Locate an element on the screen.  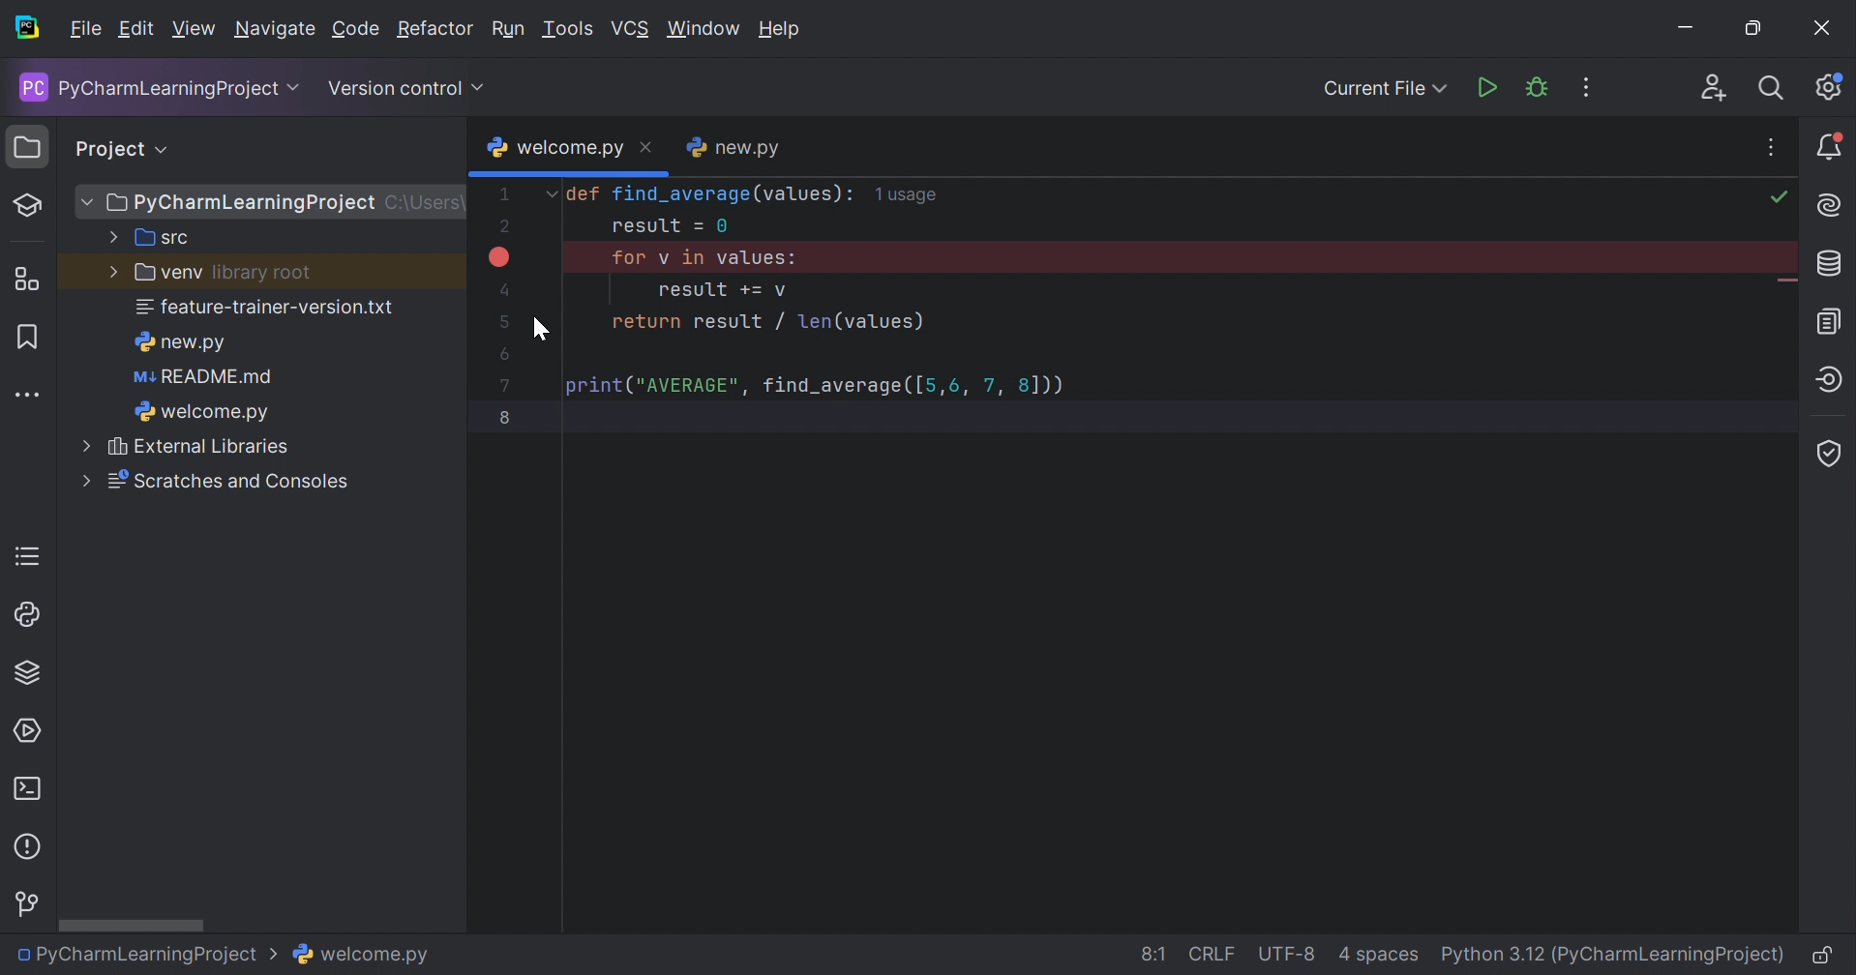
result =+=v is located at coordinates (724, 291).